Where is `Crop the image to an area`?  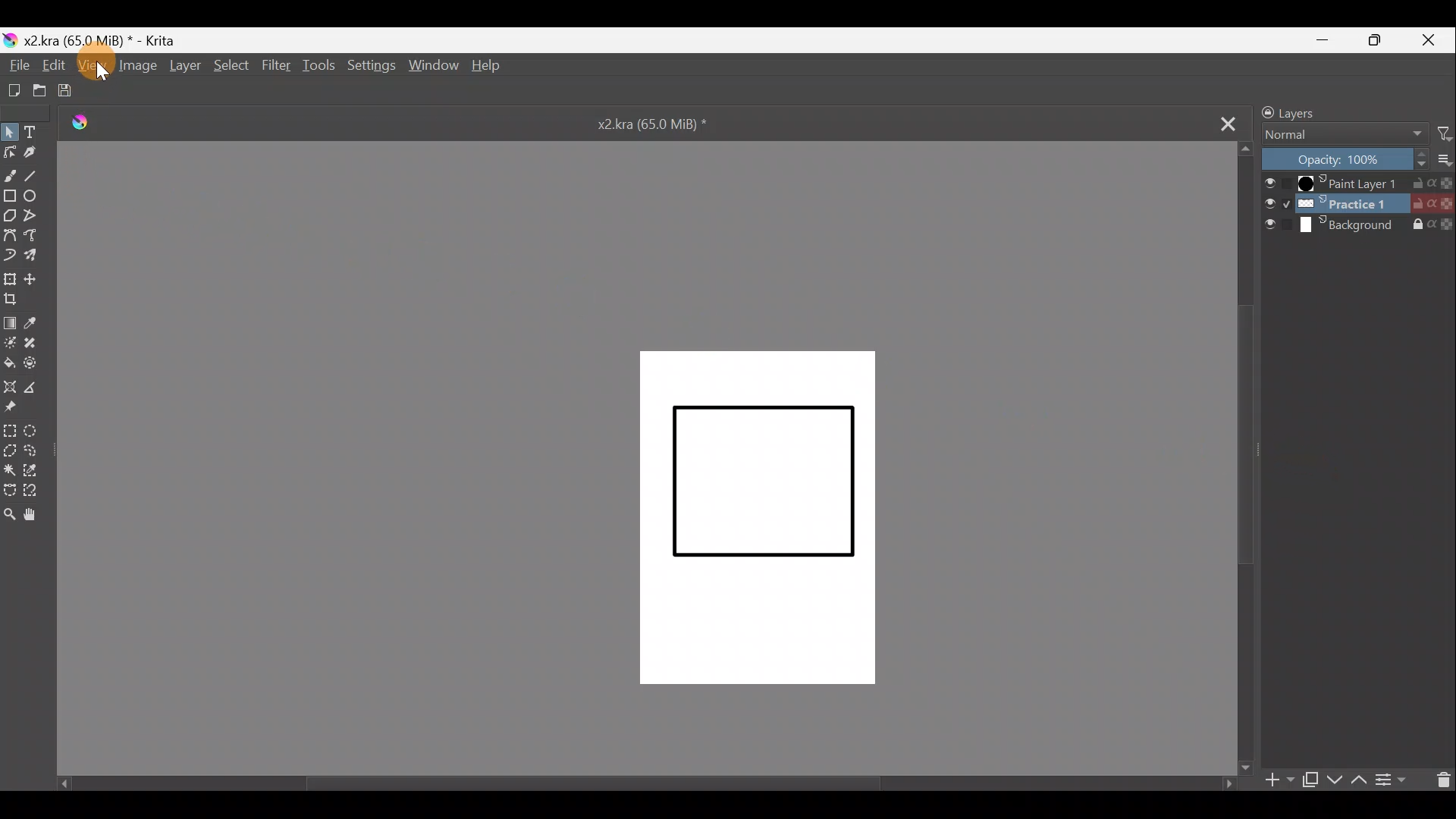
Crop the image to an area is located at coordinates (17, 303).